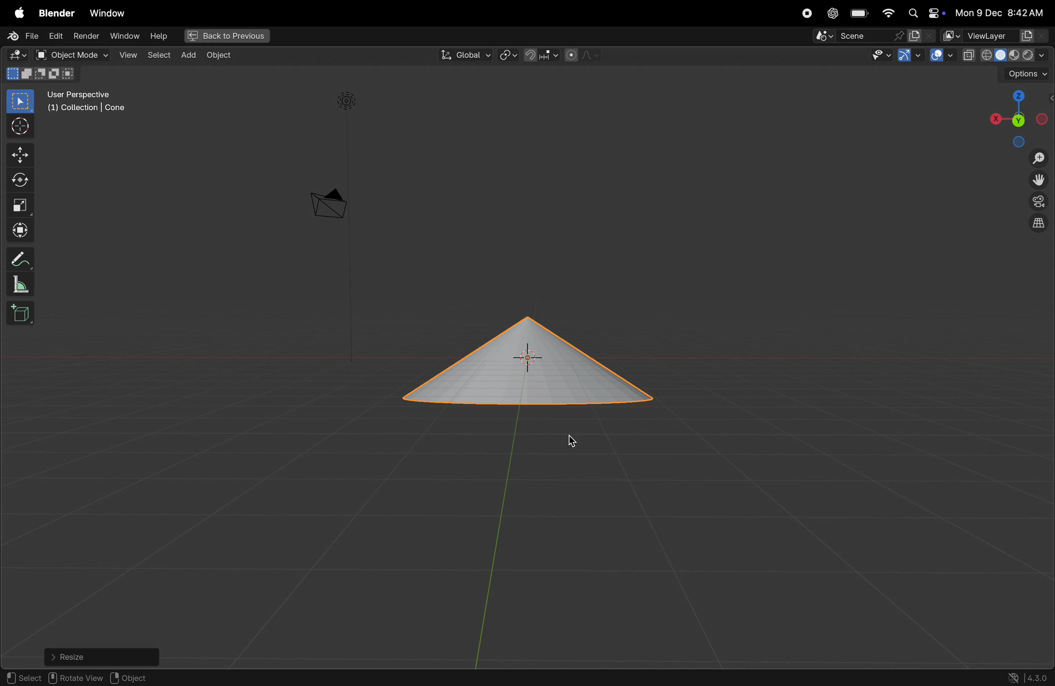 This screenshot has width=1055, height=686. Describe the element at coordinates (542, 55) in the screenshot. I see `snapping` at that location.